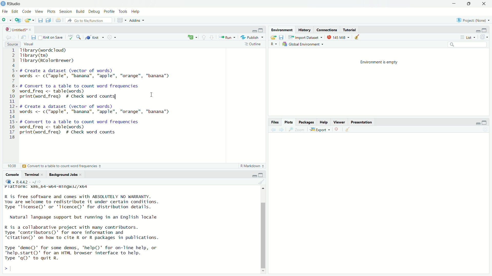 This screenshot has width=492, height=276. Describe the element at coordinates (35, 175) in the screenshot. I see `Terminal` at that location.